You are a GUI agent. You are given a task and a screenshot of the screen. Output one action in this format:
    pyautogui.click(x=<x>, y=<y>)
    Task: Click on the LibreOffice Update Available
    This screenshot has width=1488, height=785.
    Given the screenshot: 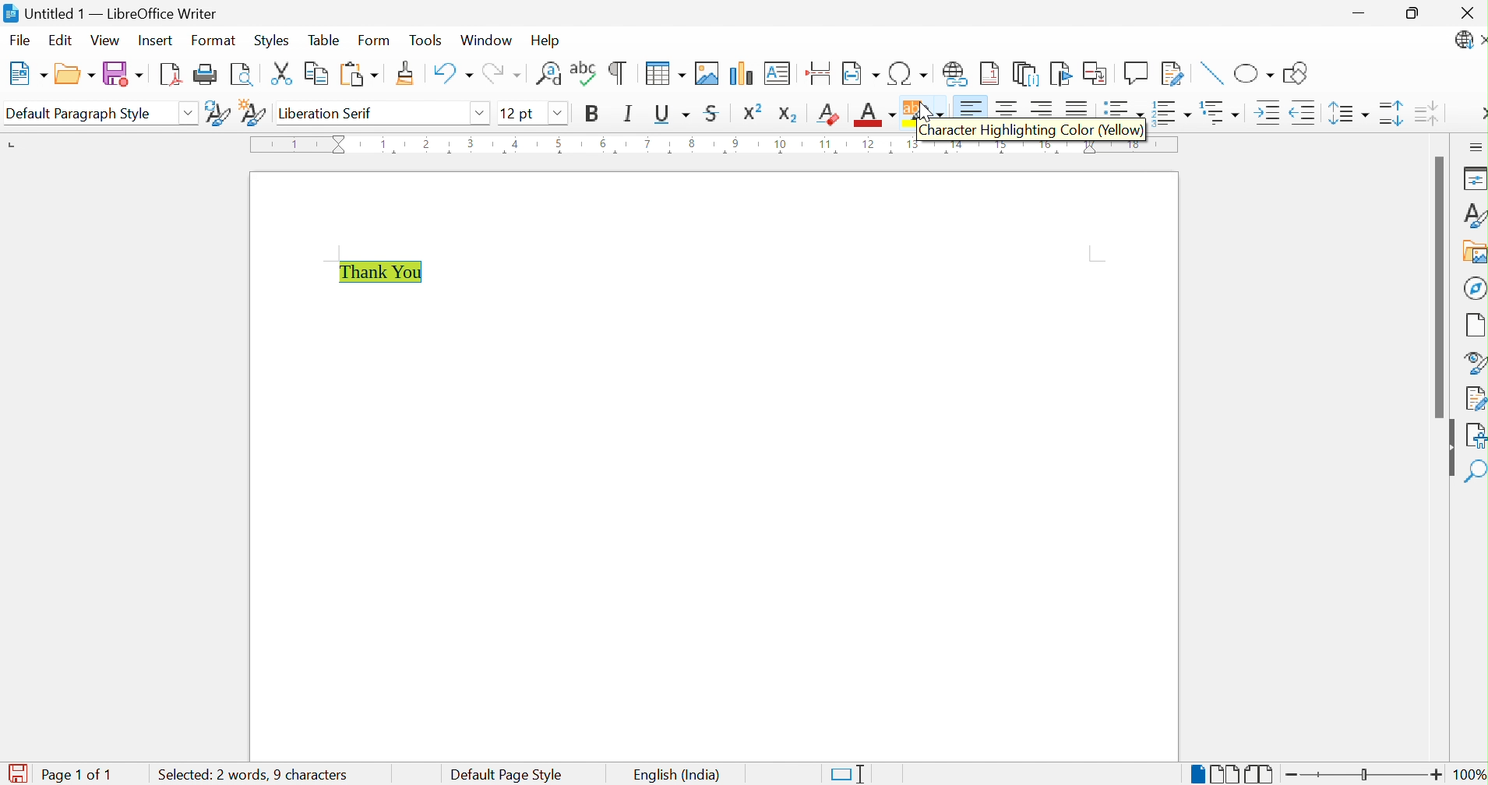 What is the action you would take?
    pyautogui.click(x=1469, y=42)
    